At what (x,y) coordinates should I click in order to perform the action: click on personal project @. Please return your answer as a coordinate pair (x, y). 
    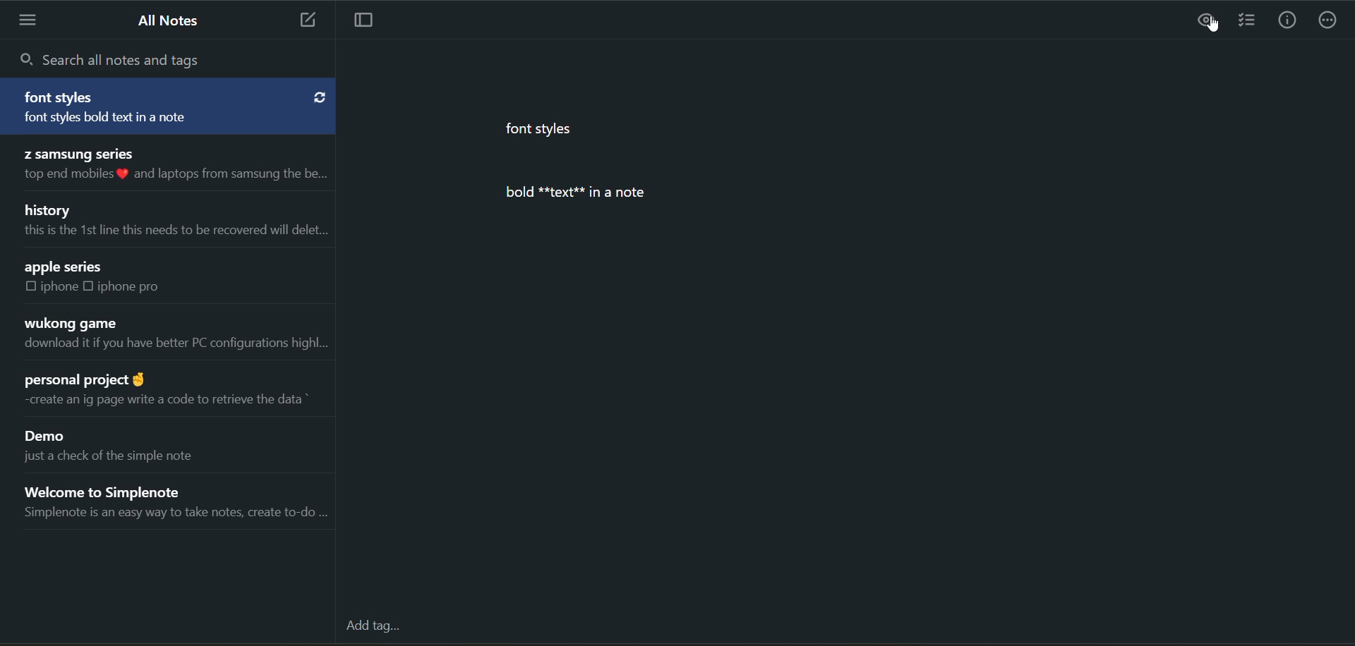
    Looking at the image, I should click on (83, 376).